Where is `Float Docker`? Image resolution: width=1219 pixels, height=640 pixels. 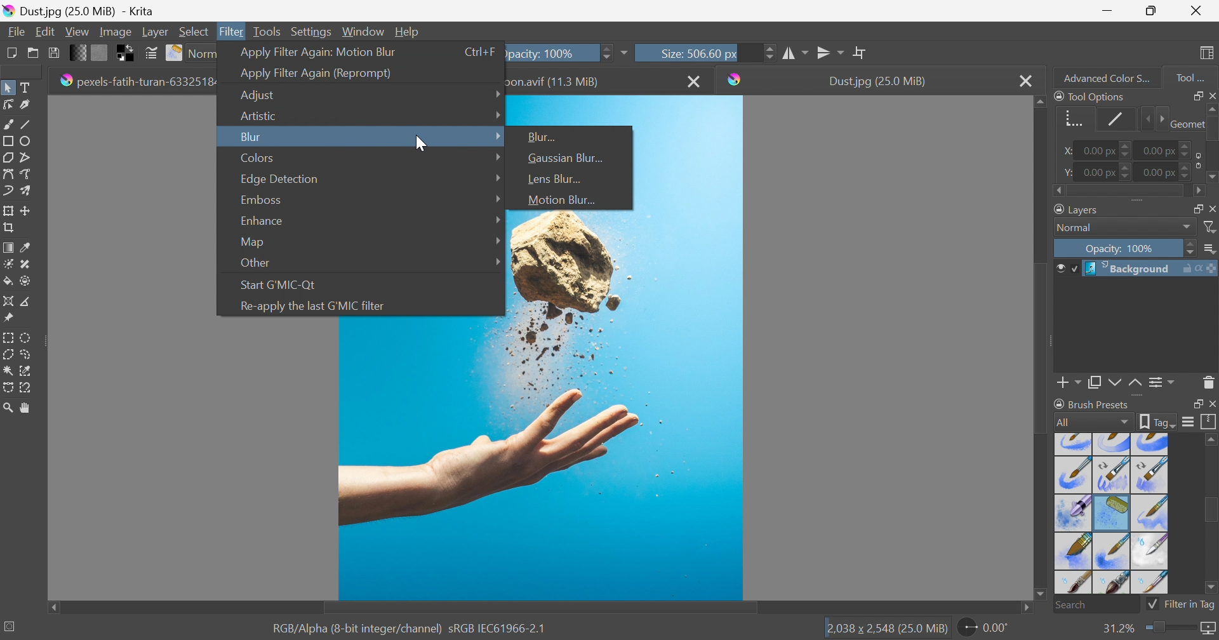
Float Docker is located at coordinates (1196, 404).